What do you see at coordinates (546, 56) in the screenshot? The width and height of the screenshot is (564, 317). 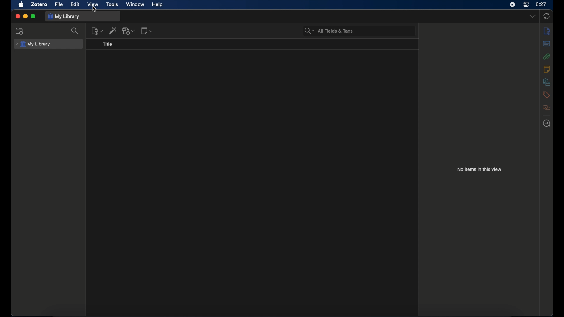 I see `attachments` at bounding box center [546, 56].